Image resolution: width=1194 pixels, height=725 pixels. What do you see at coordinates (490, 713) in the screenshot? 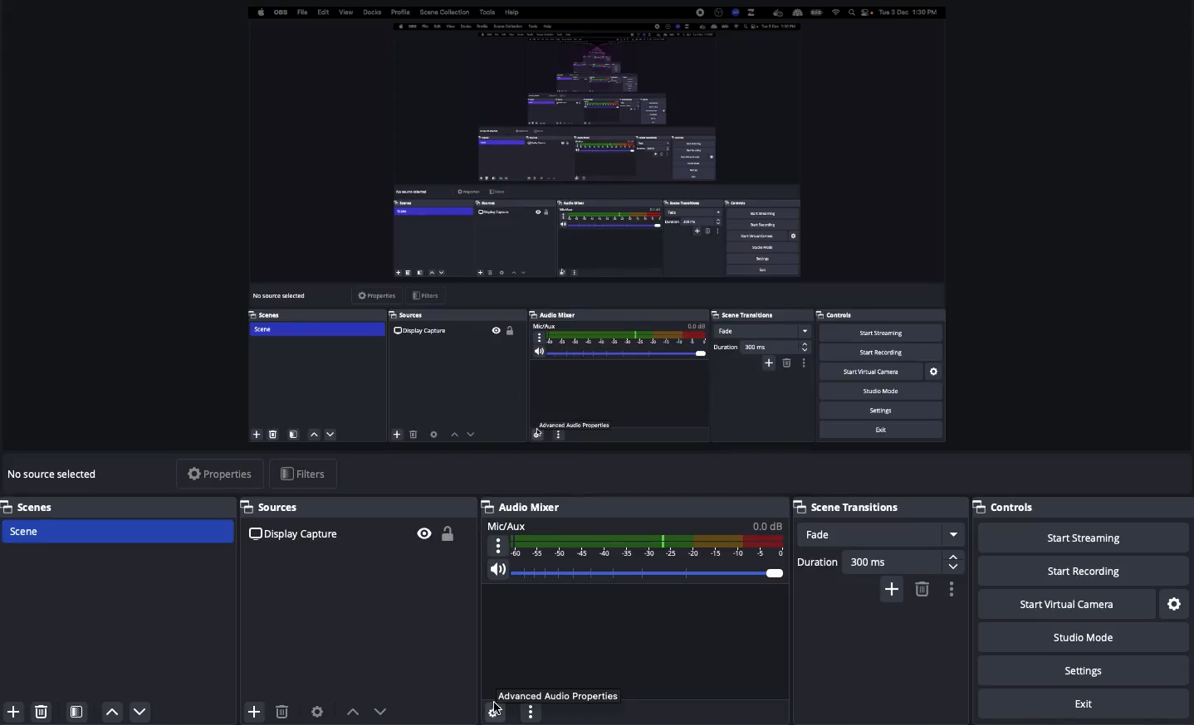
I see `cursor` at bounding box center [490, 713].